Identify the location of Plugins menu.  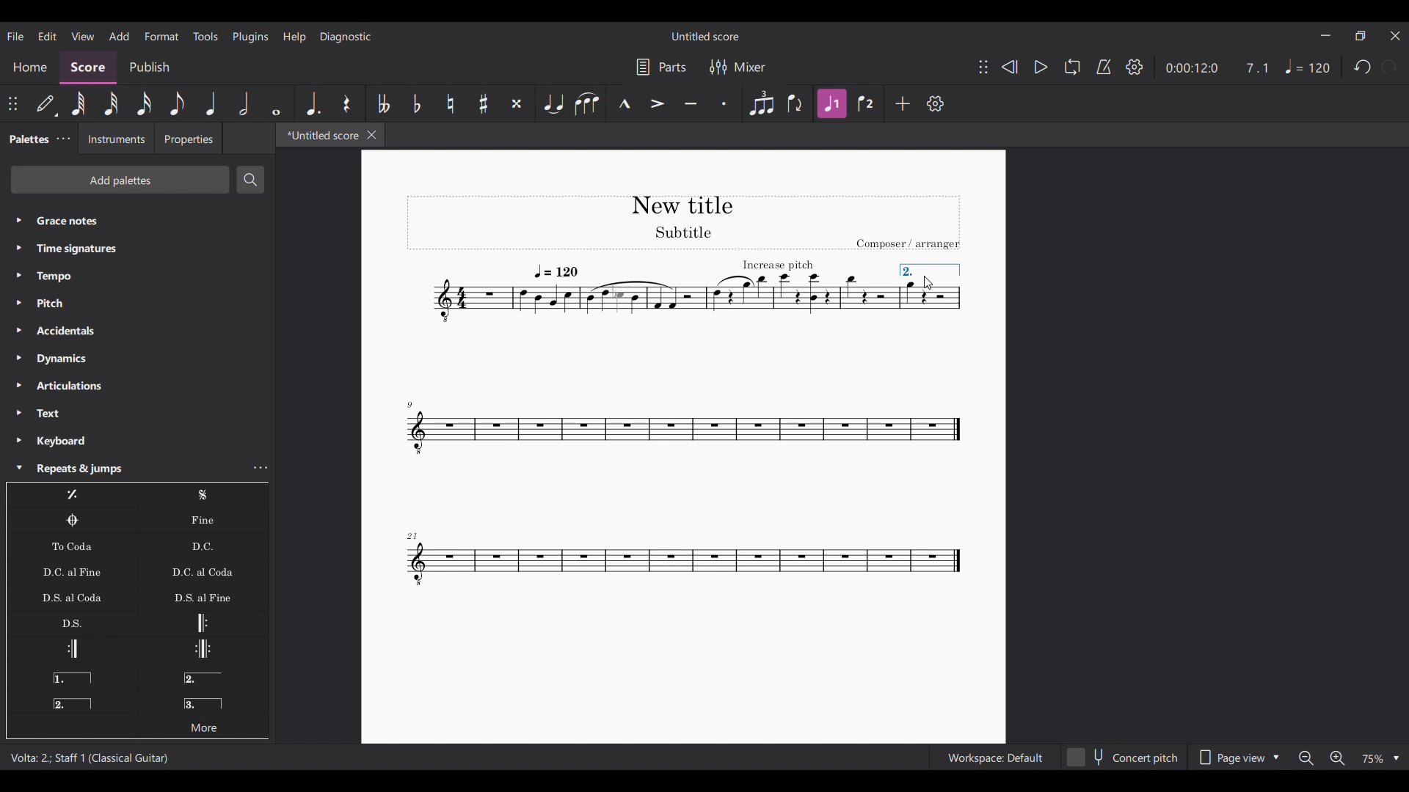
(251, 37).